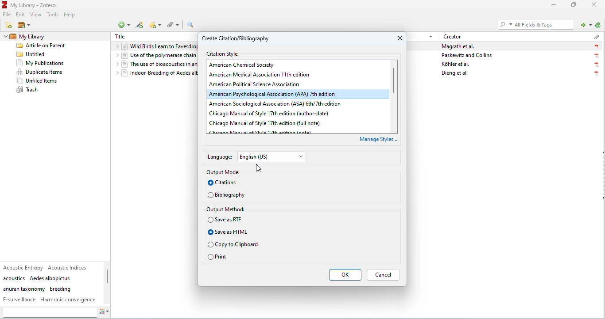  I want to click on edit, so click(20, 15).